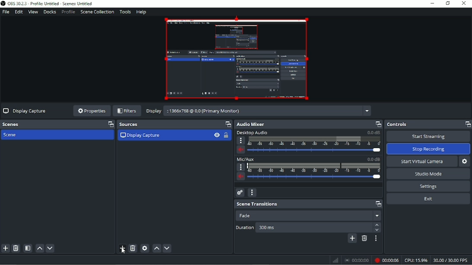 The image size is (472, 265). I want to click on Restore down, so click(448, 3).